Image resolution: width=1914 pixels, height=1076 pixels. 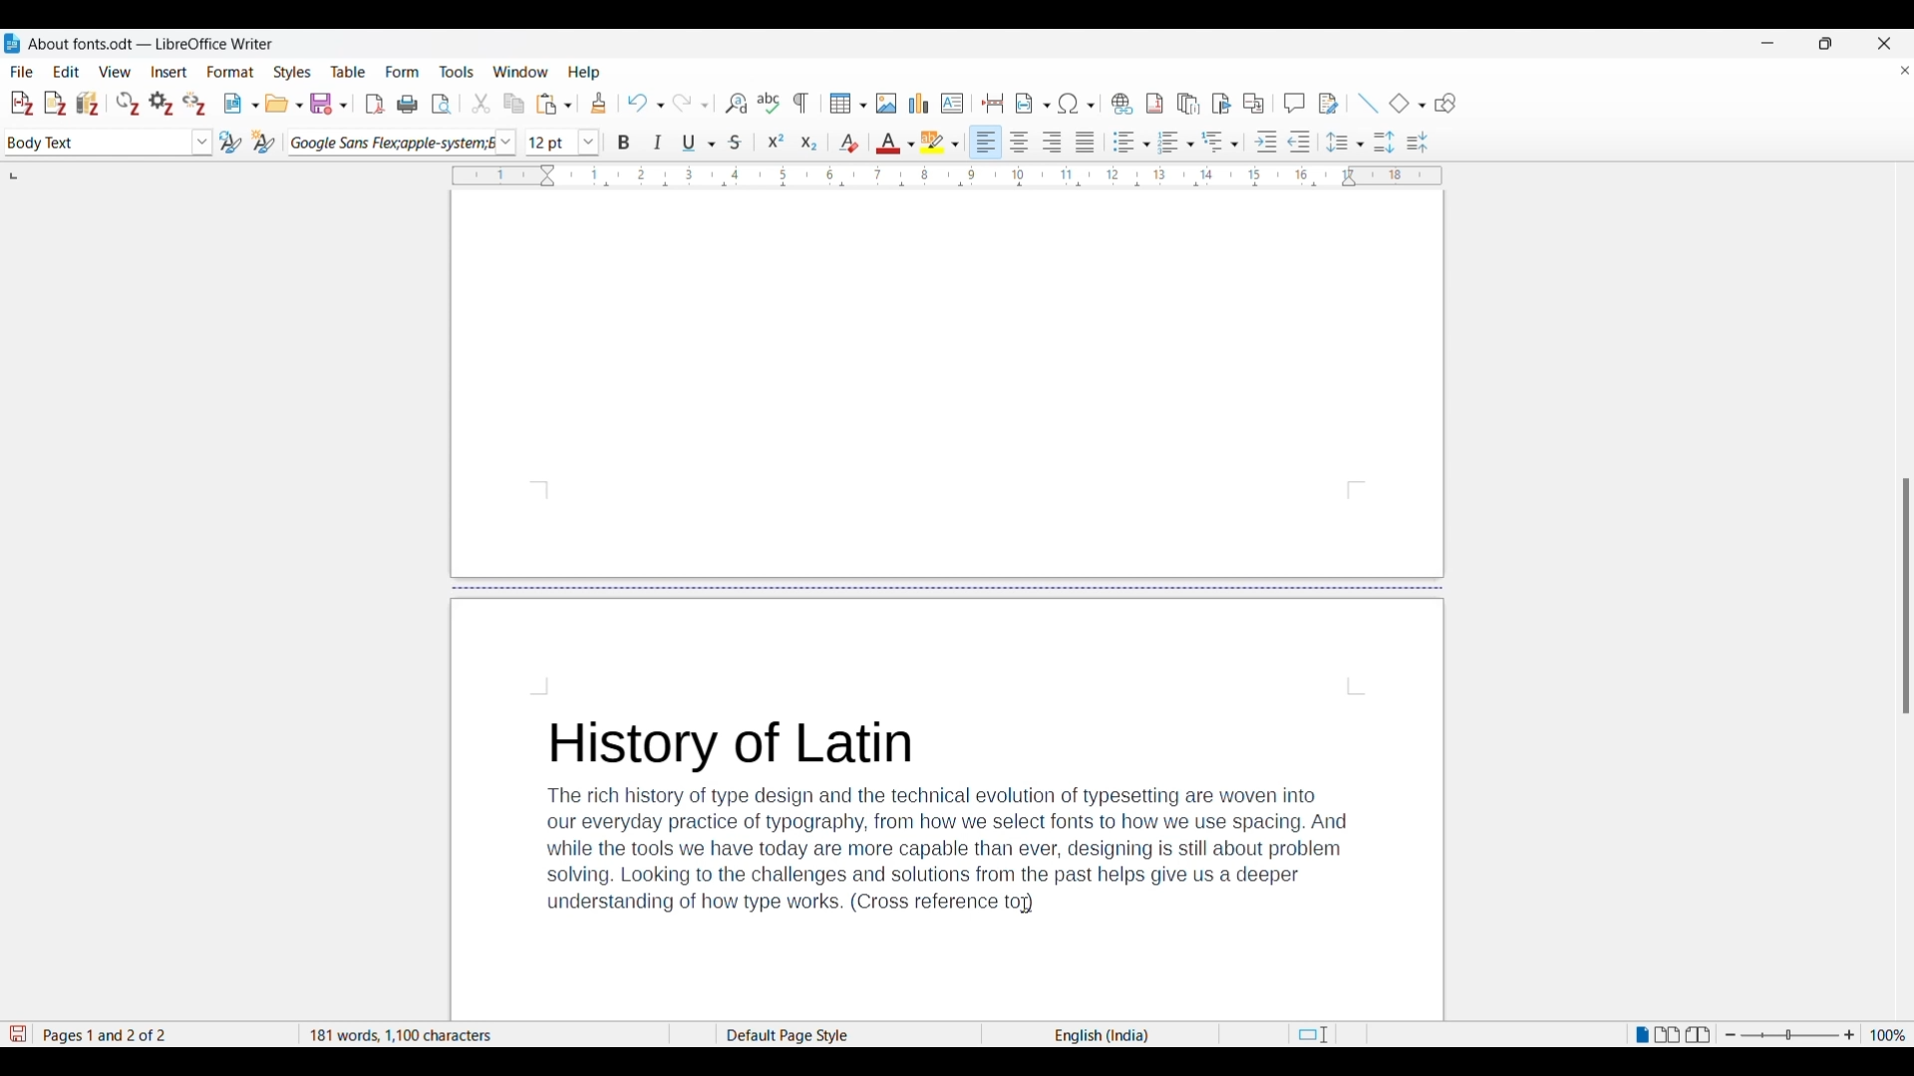 I want to click on File menu, so click(x=22, y=72).